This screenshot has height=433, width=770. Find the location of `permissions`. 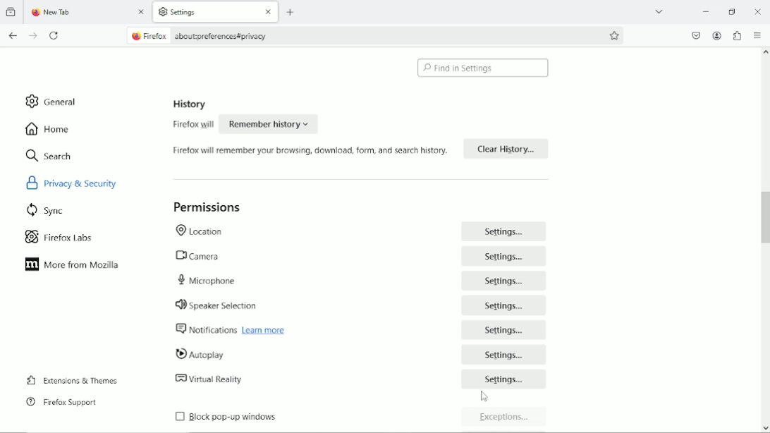

permissions is located at coordinates (209, 207).